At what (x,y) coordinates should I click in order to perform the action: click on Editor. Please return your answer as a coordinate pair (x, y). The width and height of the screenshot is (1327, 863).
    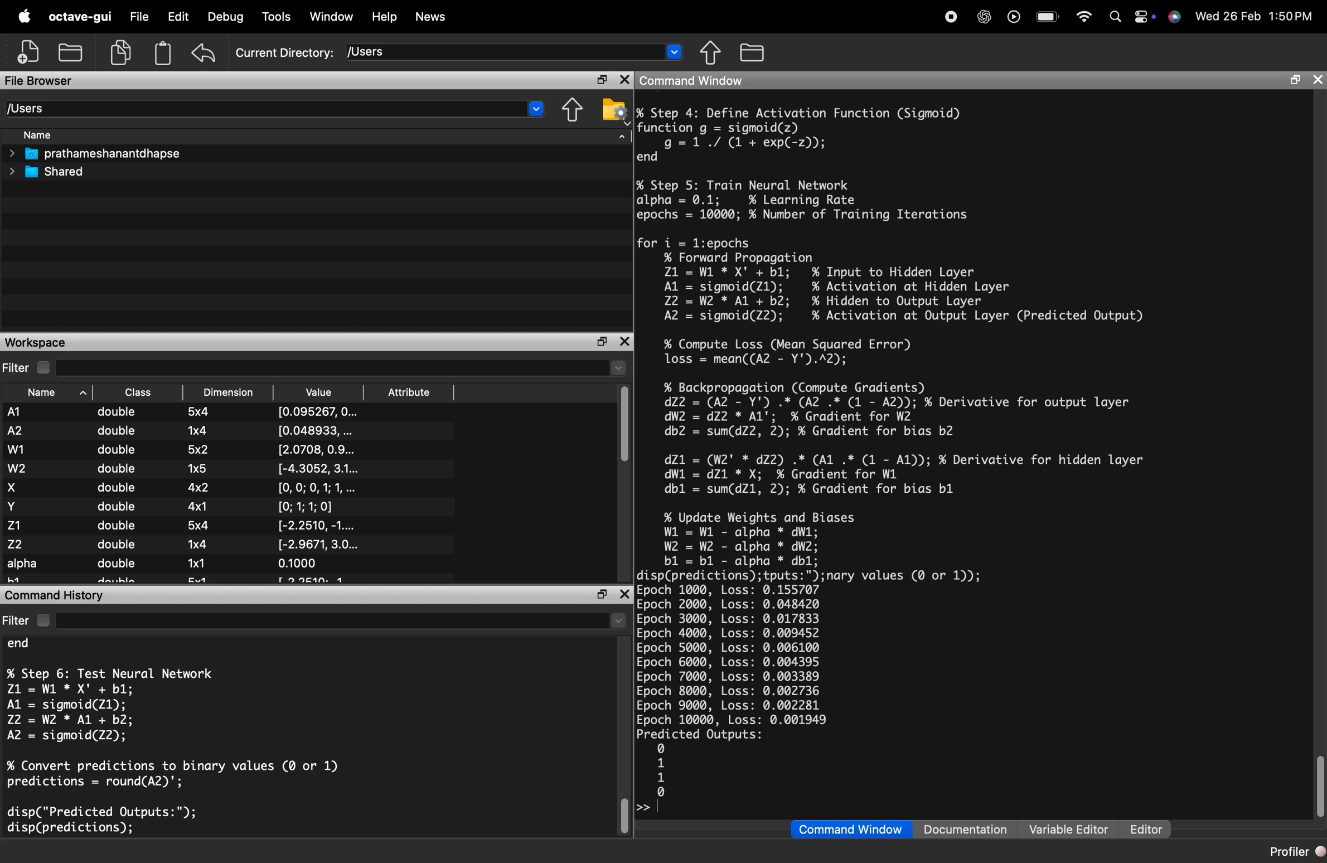
    Looking at the image, I should click on (1146, 829).